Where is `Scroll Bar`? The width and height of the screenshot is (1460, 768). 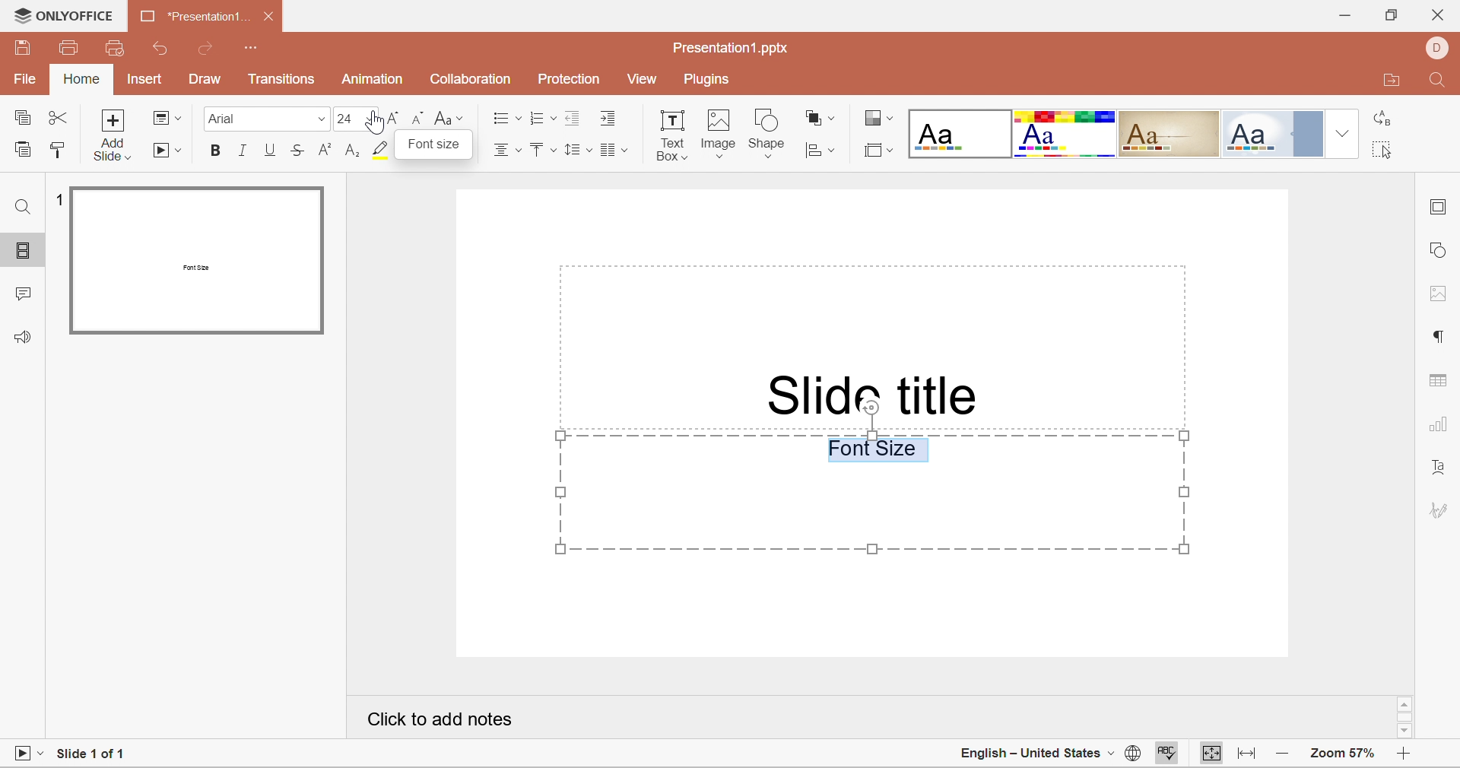
Scroll Bar is located at coordinates (1404, 716).